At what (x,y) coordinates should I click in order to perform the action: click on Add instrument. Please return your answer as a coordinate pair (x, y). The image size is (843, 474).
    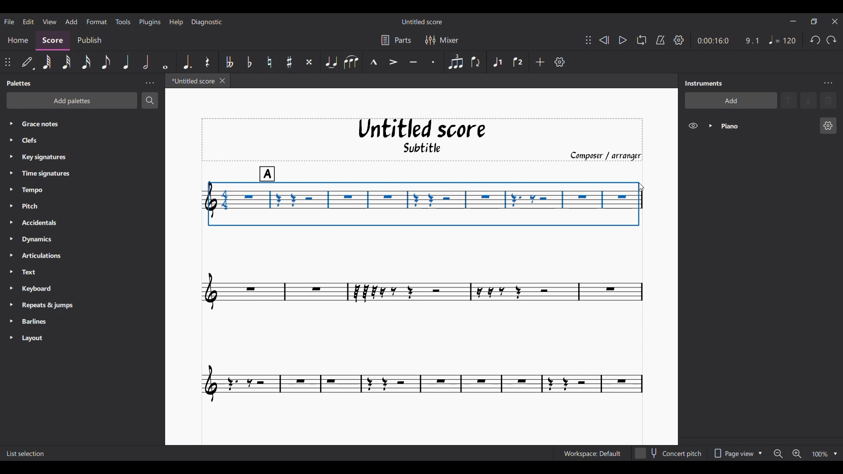
    Looking at the image, I should click on (731, 101).